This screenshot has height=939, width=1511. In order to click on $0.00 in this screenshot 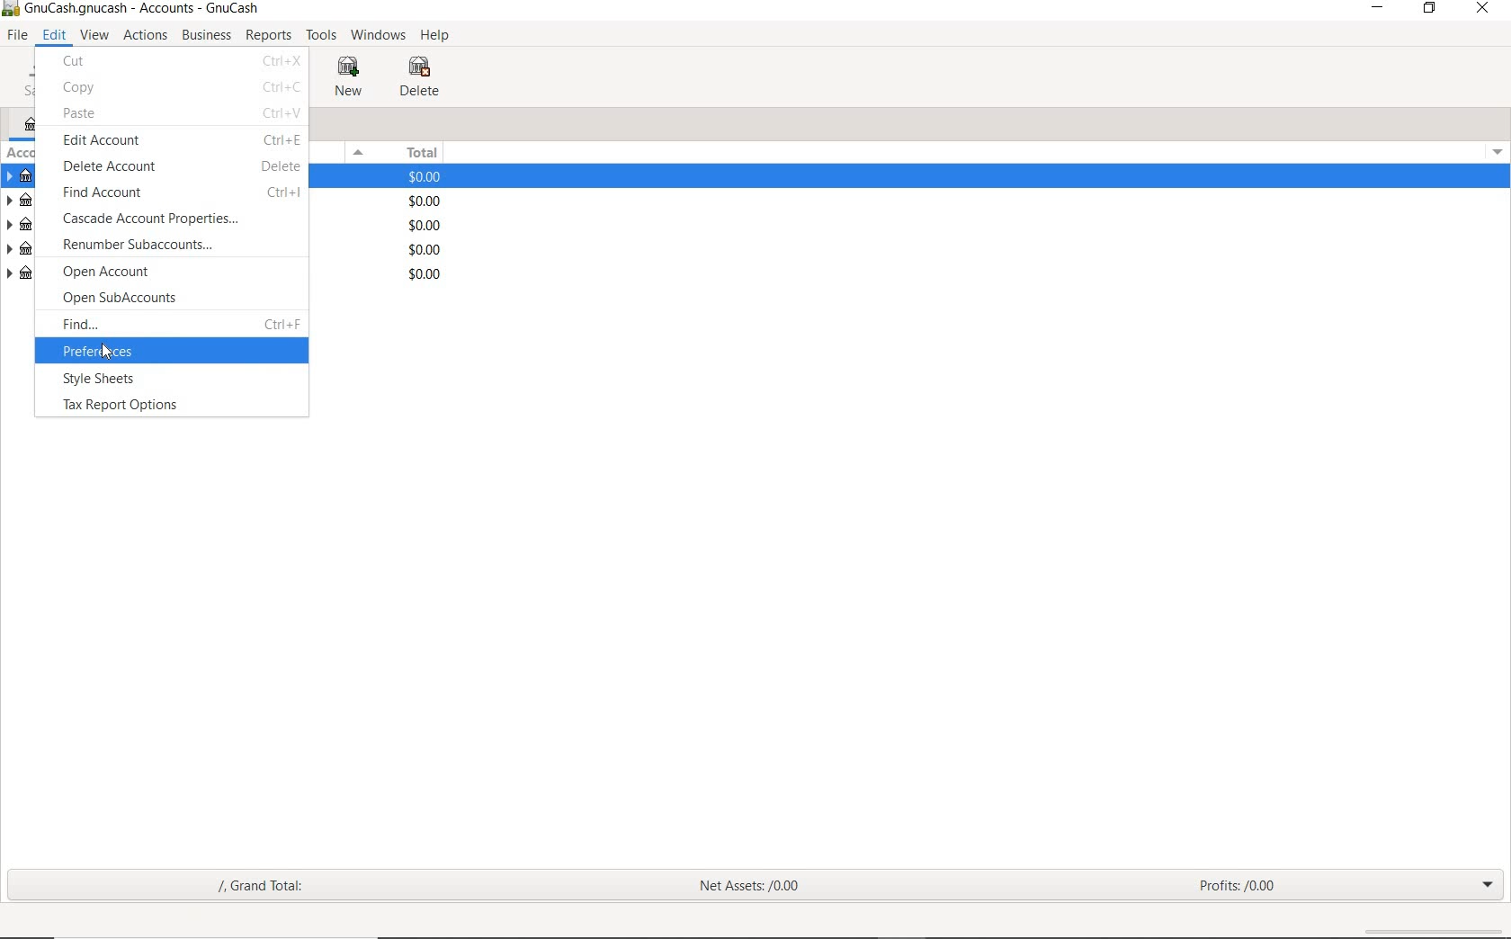, I will do `click(427, 178)`.